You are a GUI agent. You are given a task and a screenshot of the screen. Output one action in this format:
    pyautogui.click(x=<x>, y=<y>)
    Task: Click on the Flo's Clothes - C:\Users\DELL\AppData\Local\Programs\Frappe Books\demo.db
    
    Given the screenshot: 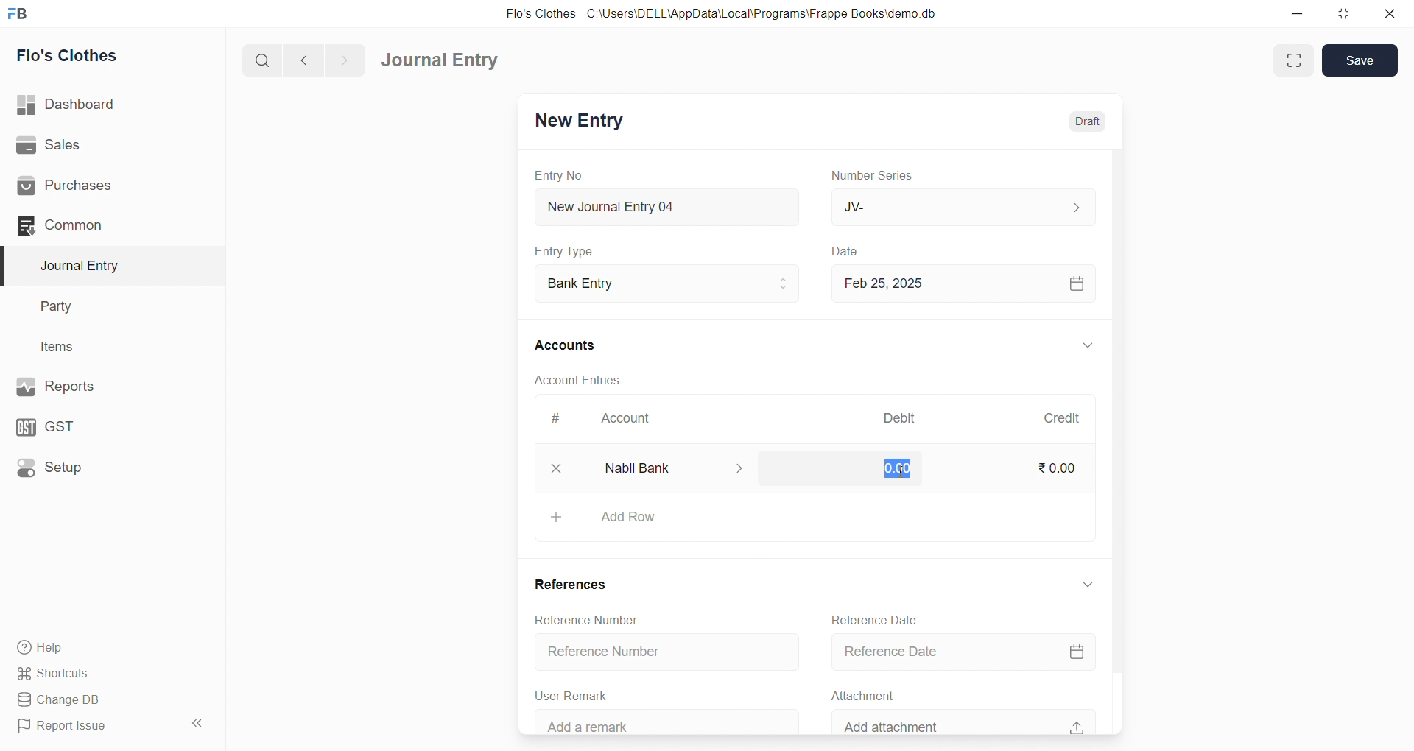 What is the action you would take?
    pyautogui.click(x=732, y=15)
    